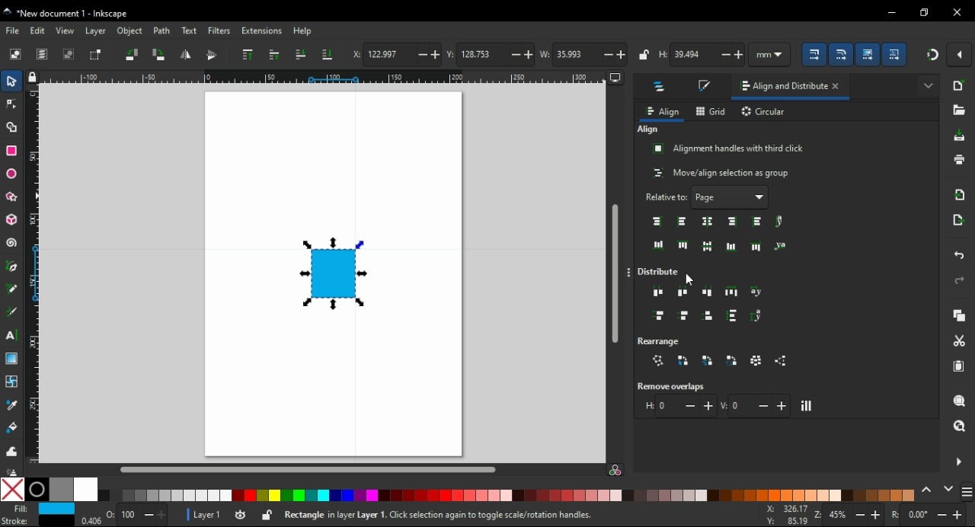 Image resolution: width=975 pixels, height=527 pixels. What do you see at coordinates (675, 386) in the screenshot?
I see `remove overlaps` at bounding box center [675, 386].